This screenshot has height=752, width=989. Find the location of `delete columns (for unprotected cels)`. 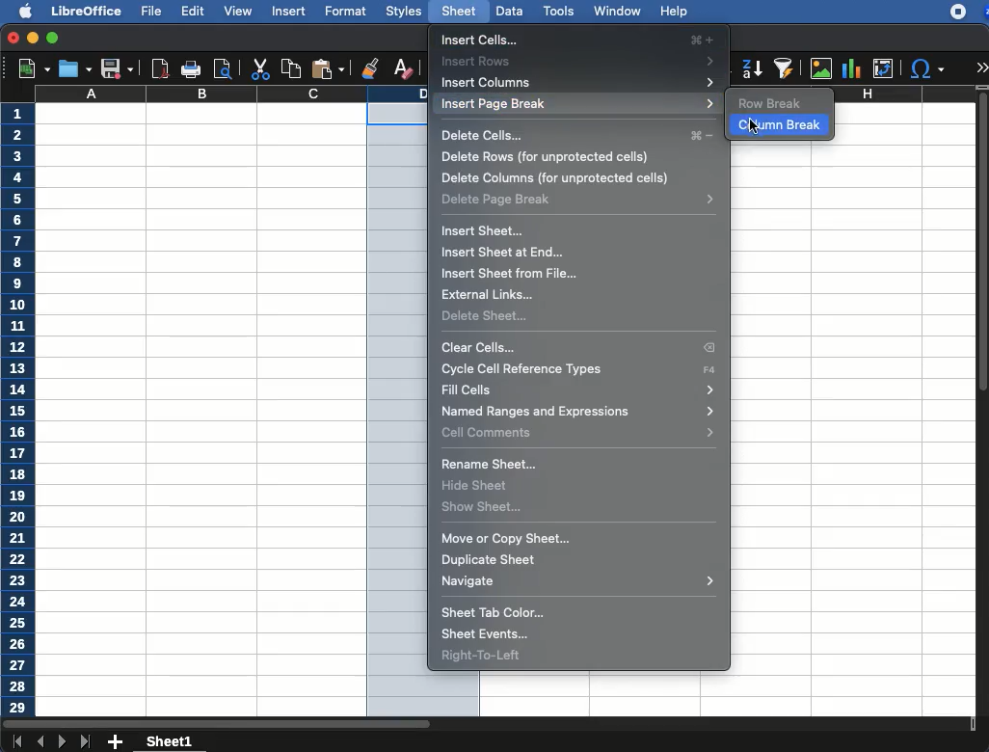

delete columns (for unprotected cels) is located at coordinates (564, 179).